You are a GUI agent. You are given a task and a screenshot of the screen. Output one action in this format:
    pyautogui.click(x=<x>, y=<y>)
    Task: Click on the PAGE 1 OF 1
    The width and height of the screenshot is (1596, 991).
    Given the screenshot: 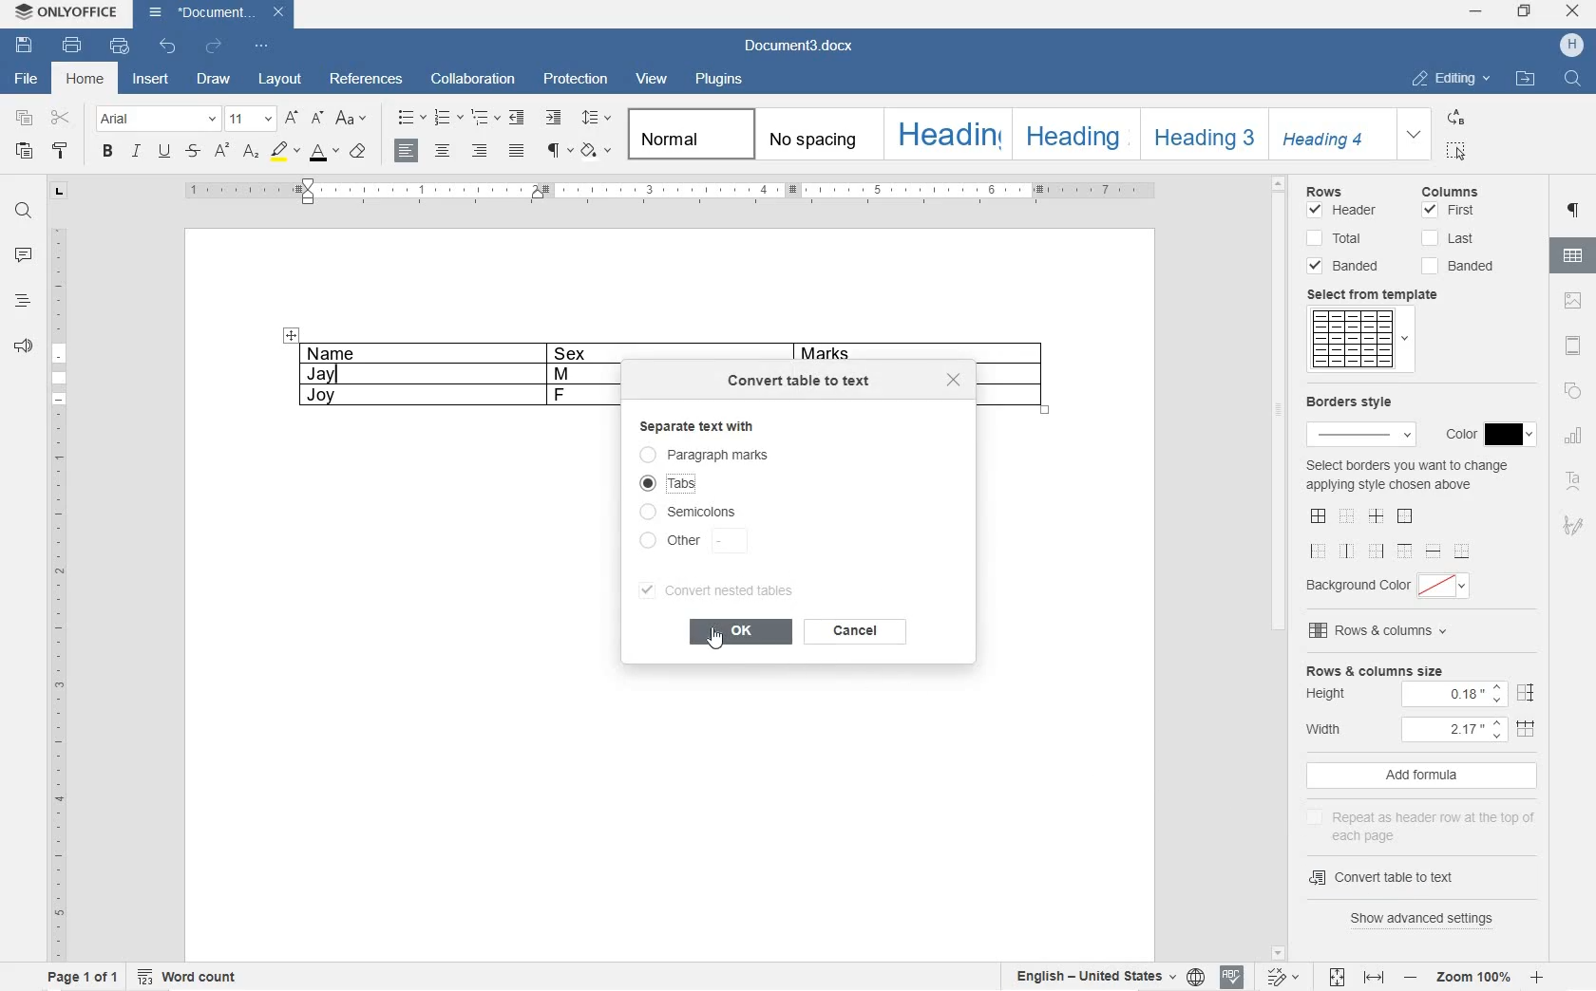 What is the action you would take?
    pyautogui.click(x=81, y=976)
    